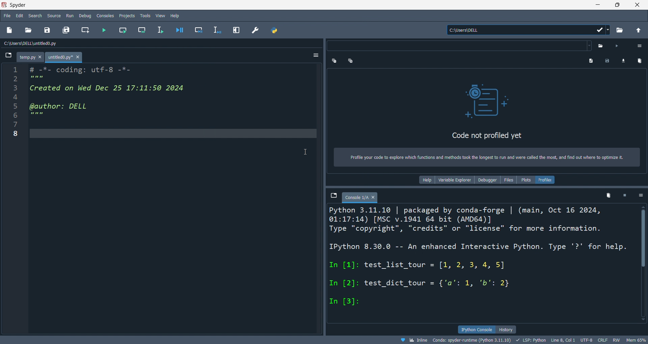 The image size is (648, 344). Describe the element at coordinates (66, 30) in the screenshot. I see `save all` at that location.